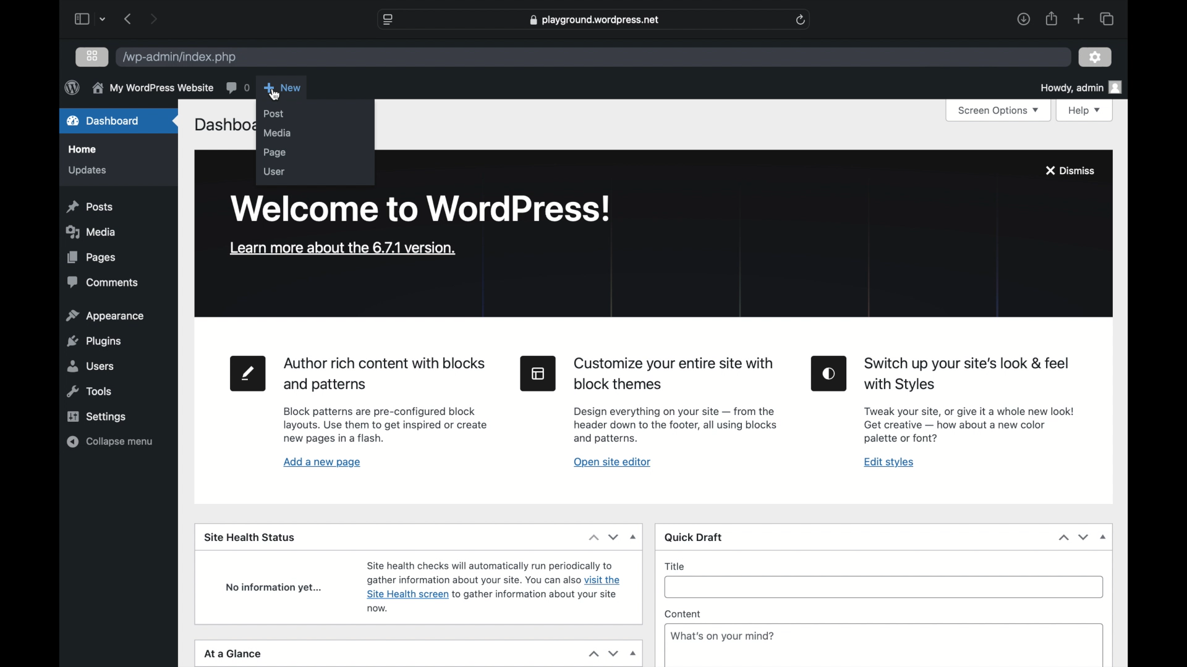 This screenshot has width=1187, height=667. What do you see at coordinates (283, 88) in the screenshot?
I see `new` at bounding box center [283, 88].